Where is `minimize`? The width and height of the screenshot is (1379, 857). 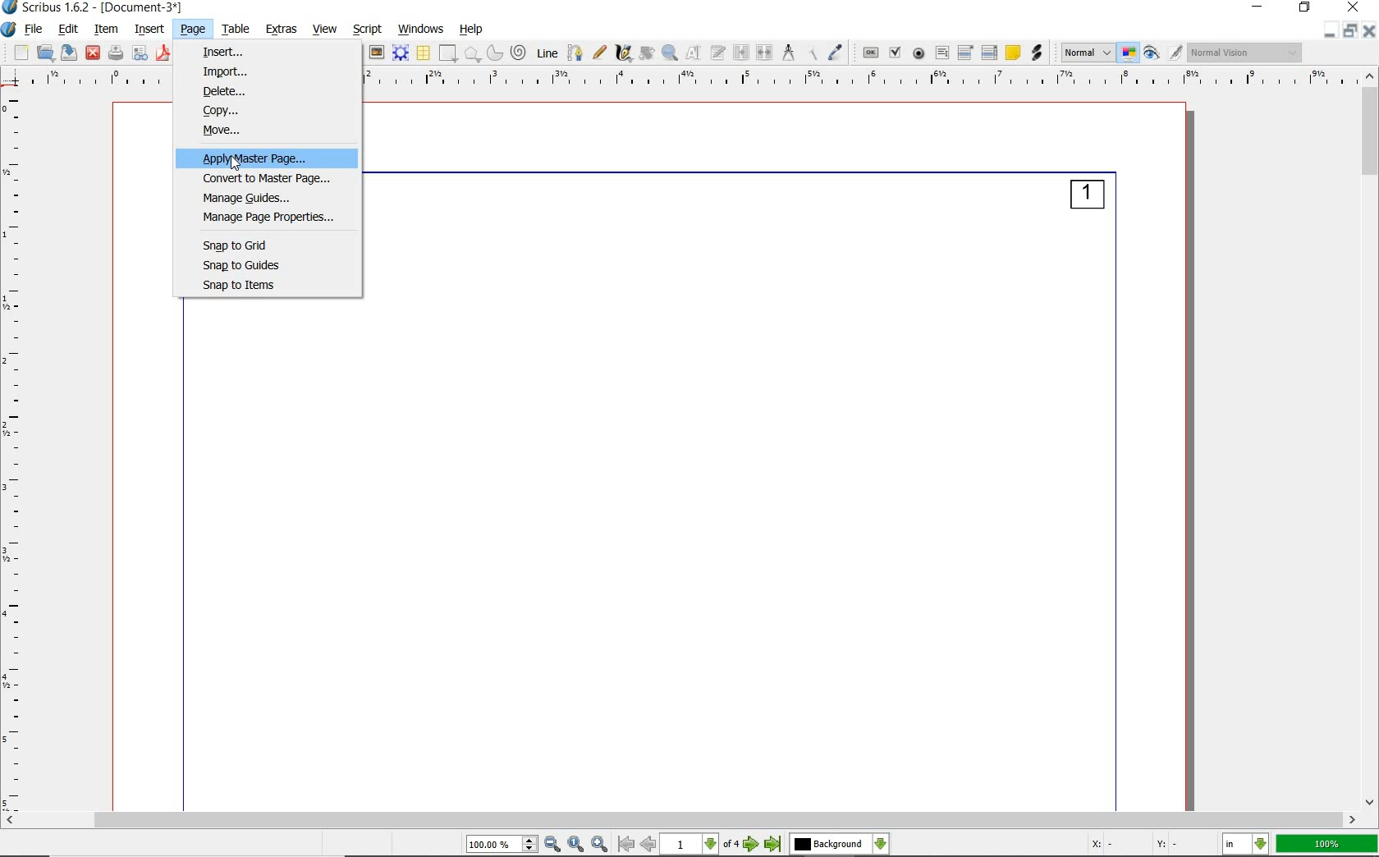 minimize is located at coordinates (1261, 7).